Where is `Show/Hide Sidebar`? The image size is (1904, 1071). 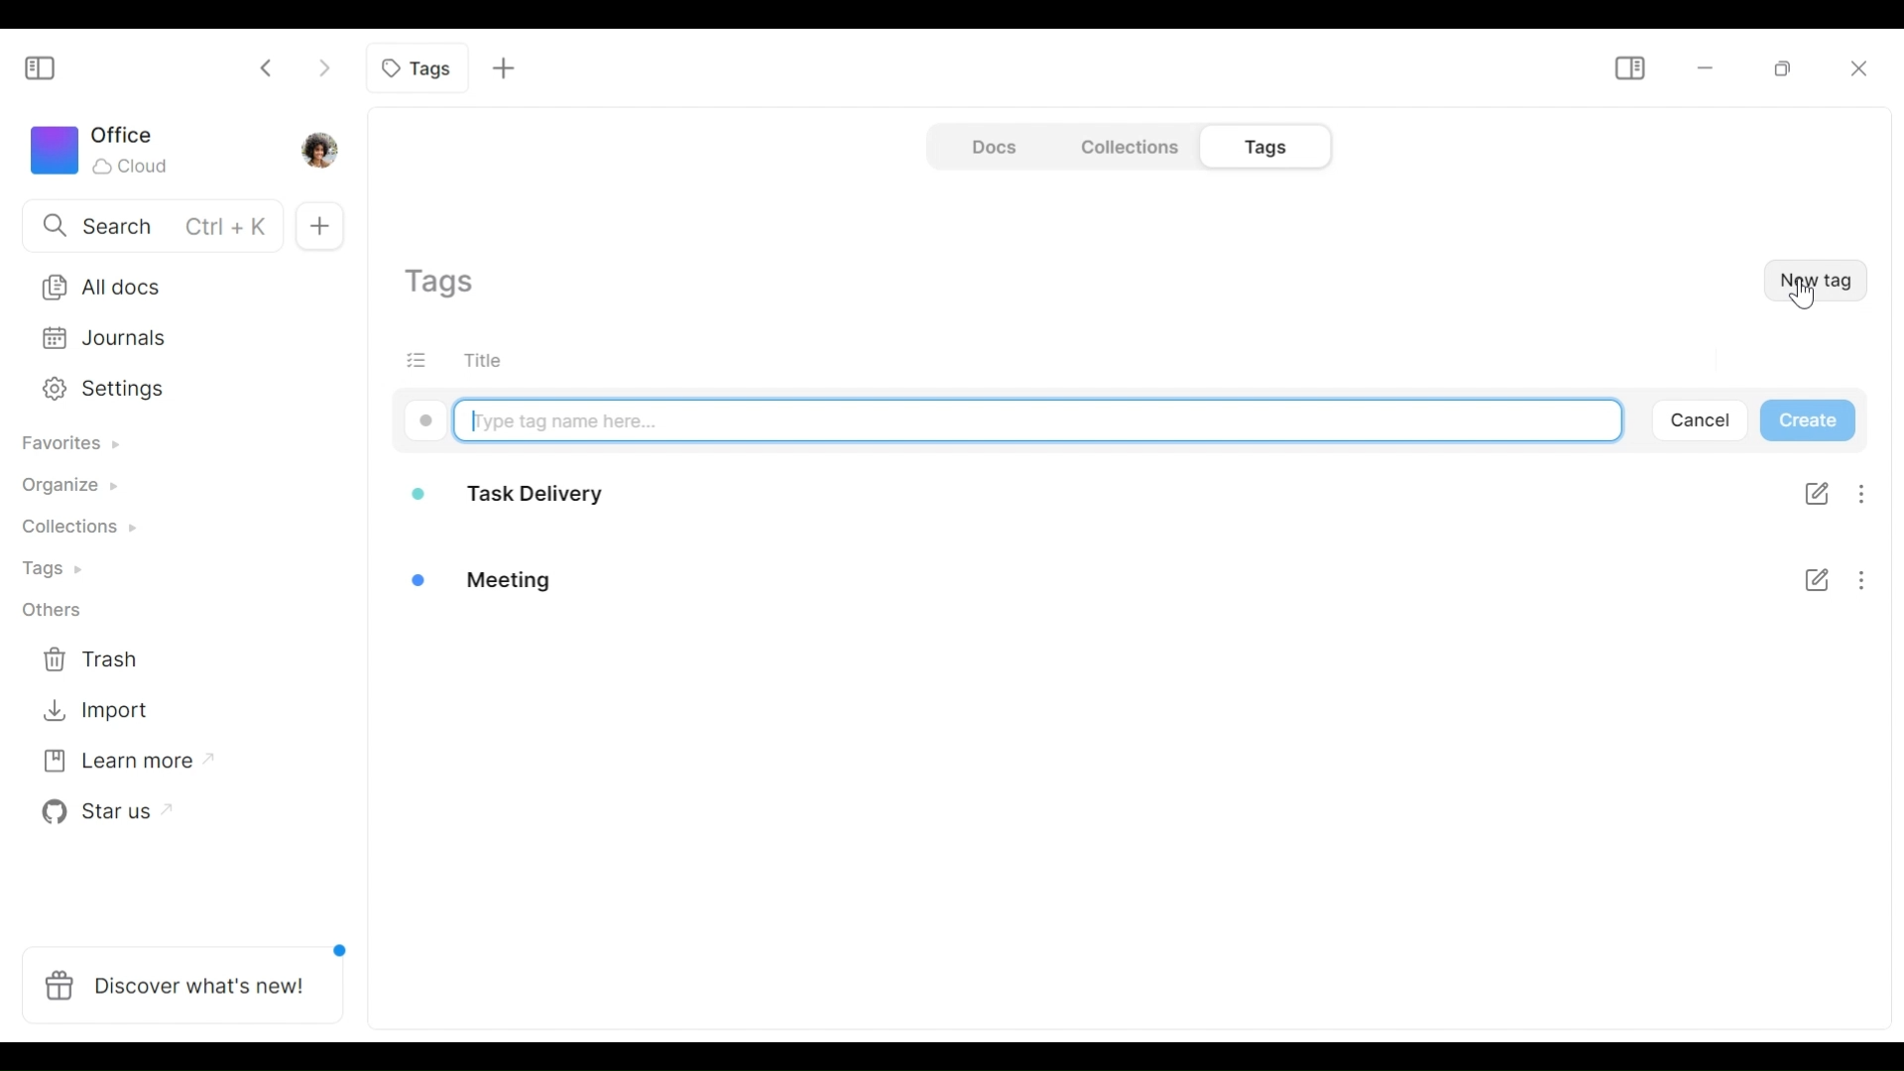 Show/Hide Sidebar is located at coordinates (1629, 69).